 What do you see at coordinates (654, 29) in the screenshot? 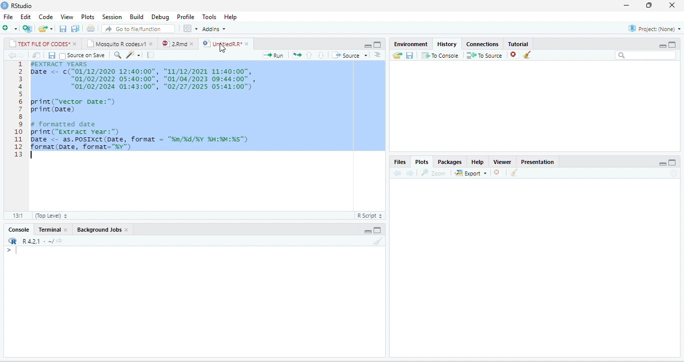
I see `Project(None)` at bounding box center [654, 29].